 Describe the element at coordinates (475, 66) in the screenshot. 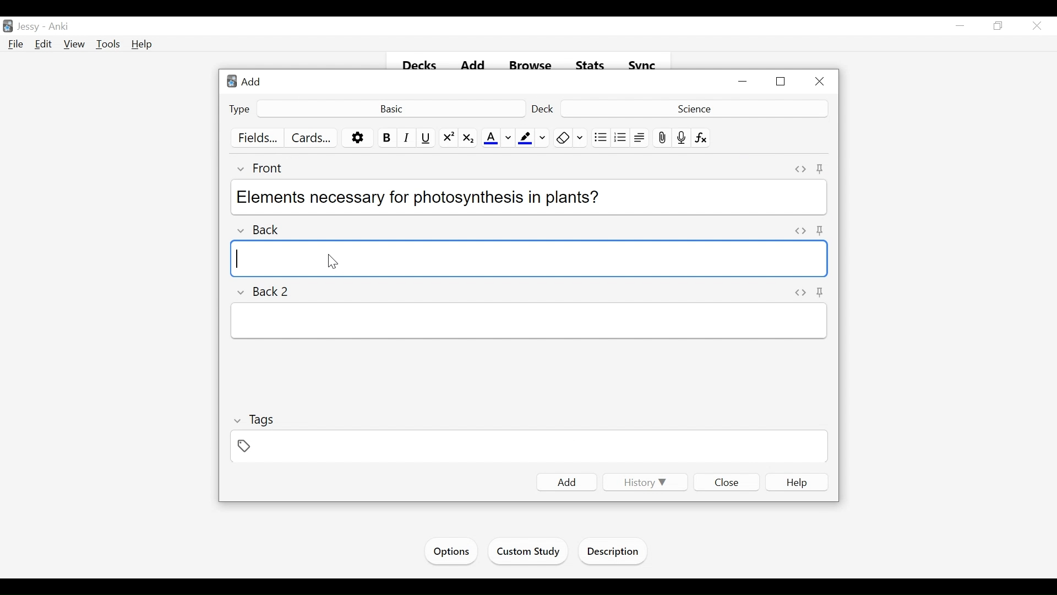

I see `Add` at that location.